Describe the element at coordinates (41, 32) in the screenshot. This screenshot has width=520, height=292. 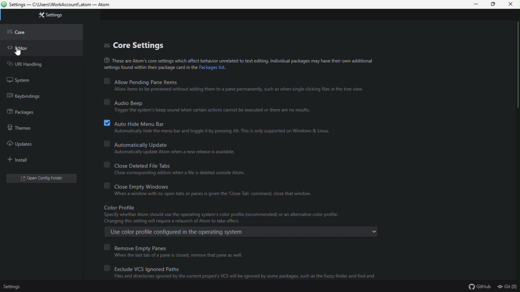
I see `core ` at that location.